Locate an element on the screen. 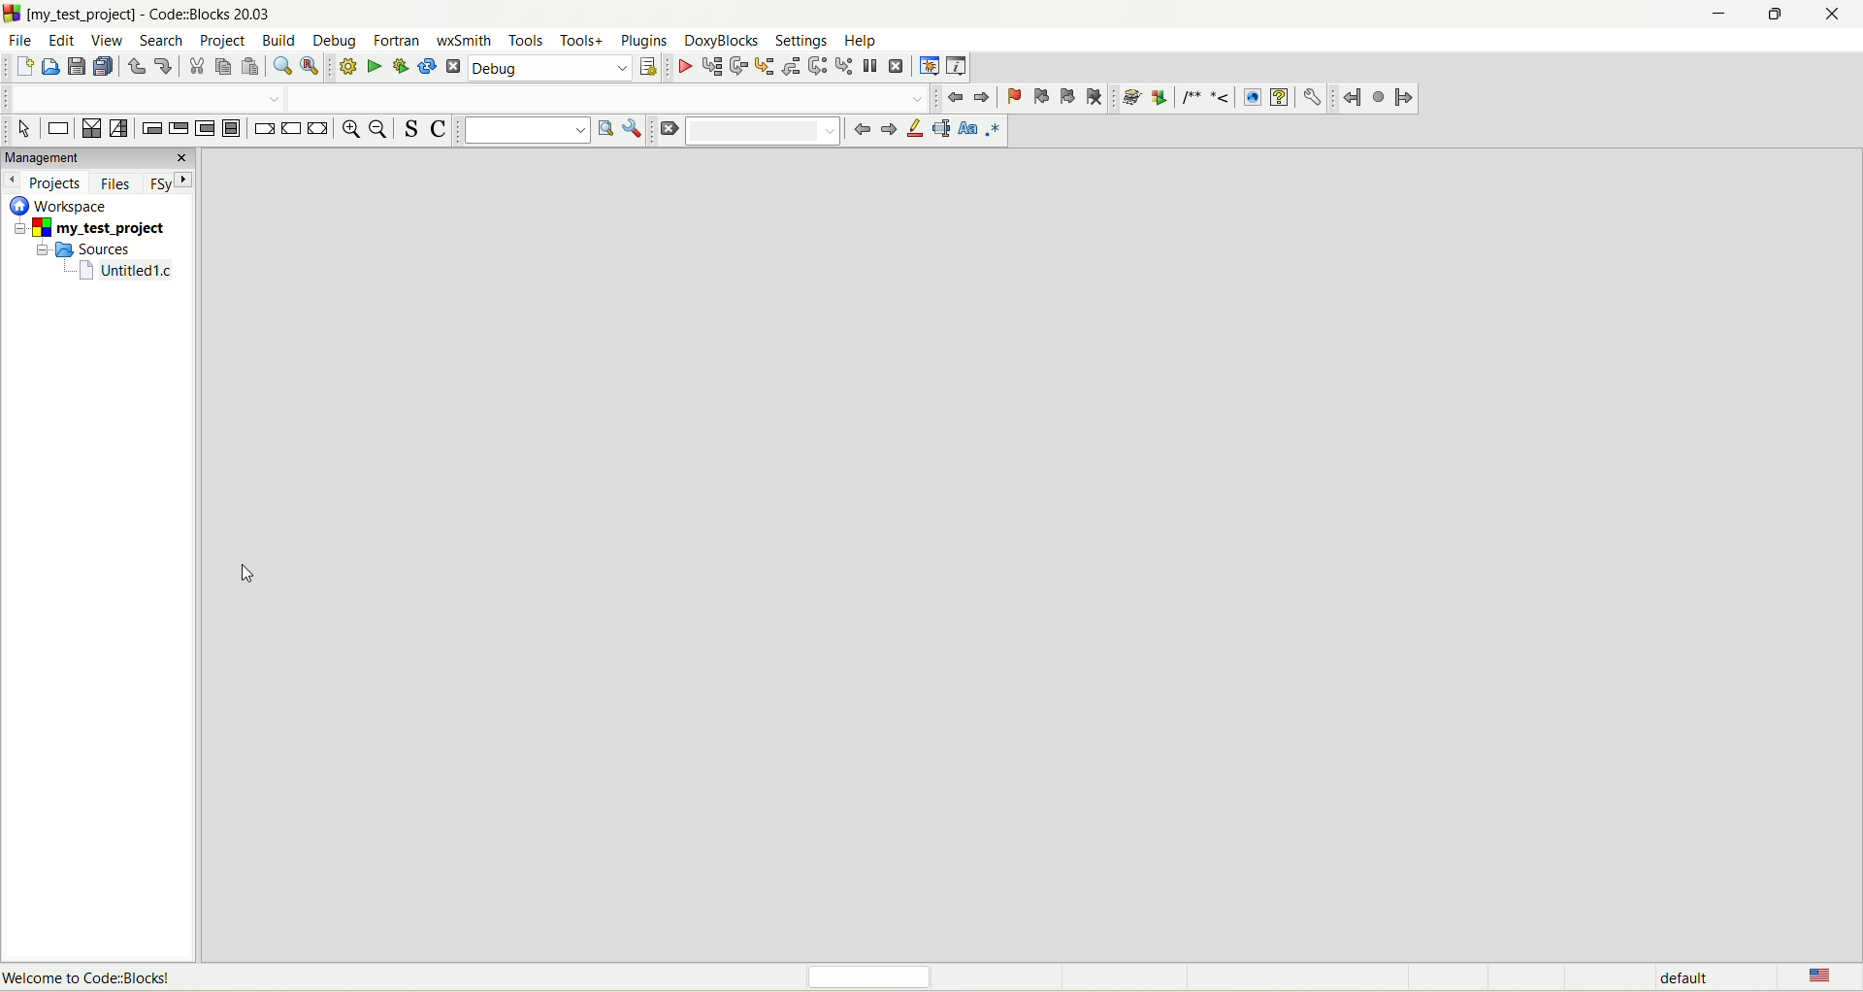  paste is located at coordinates (251, 66).